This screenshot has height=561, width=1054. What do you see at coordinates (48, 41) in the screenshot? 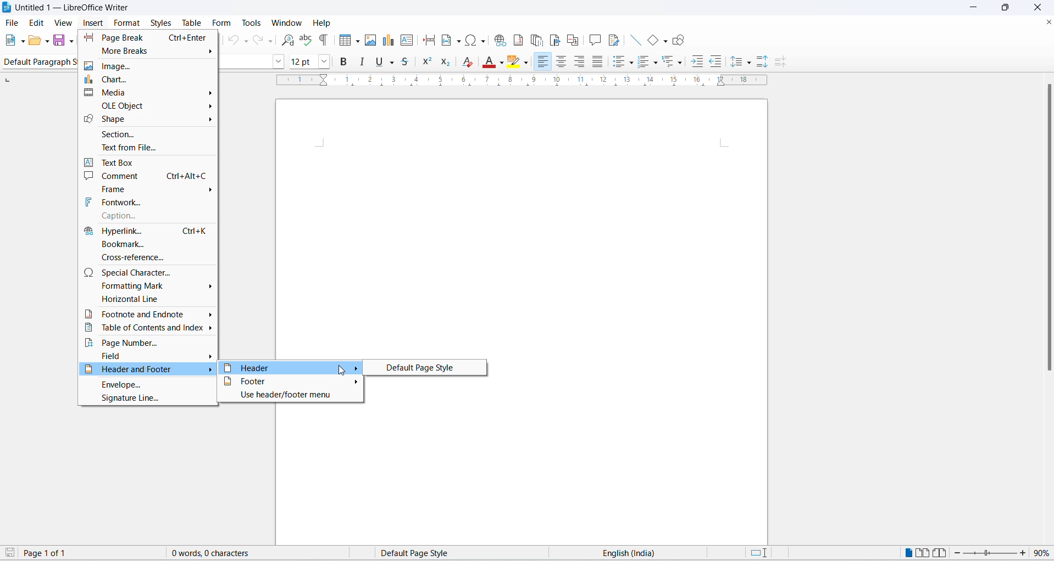
I see `open options` at bounding box center [48, 41].